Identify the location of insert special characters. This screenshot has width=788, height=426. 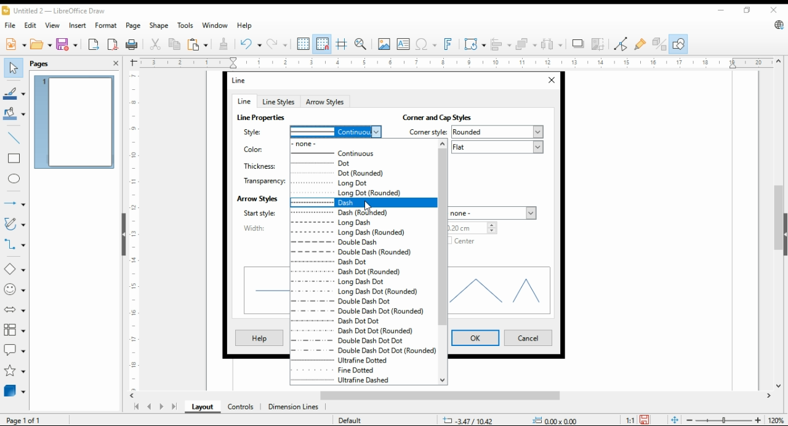
(425, 44).